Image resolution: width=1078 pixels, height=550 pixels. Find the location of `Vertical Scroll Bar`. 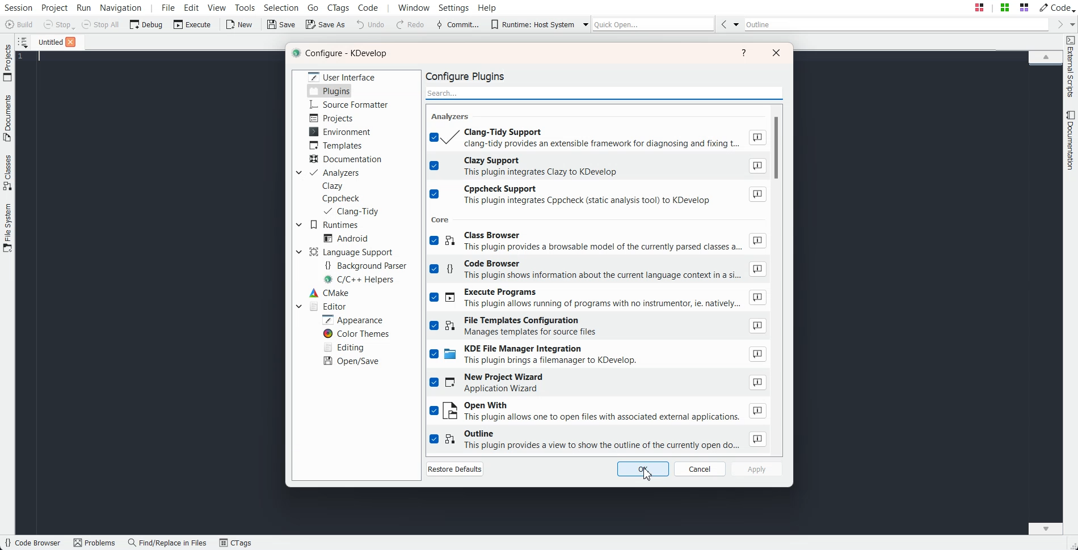

Vertical Scroll Bar is located at coordinates (781, 277).